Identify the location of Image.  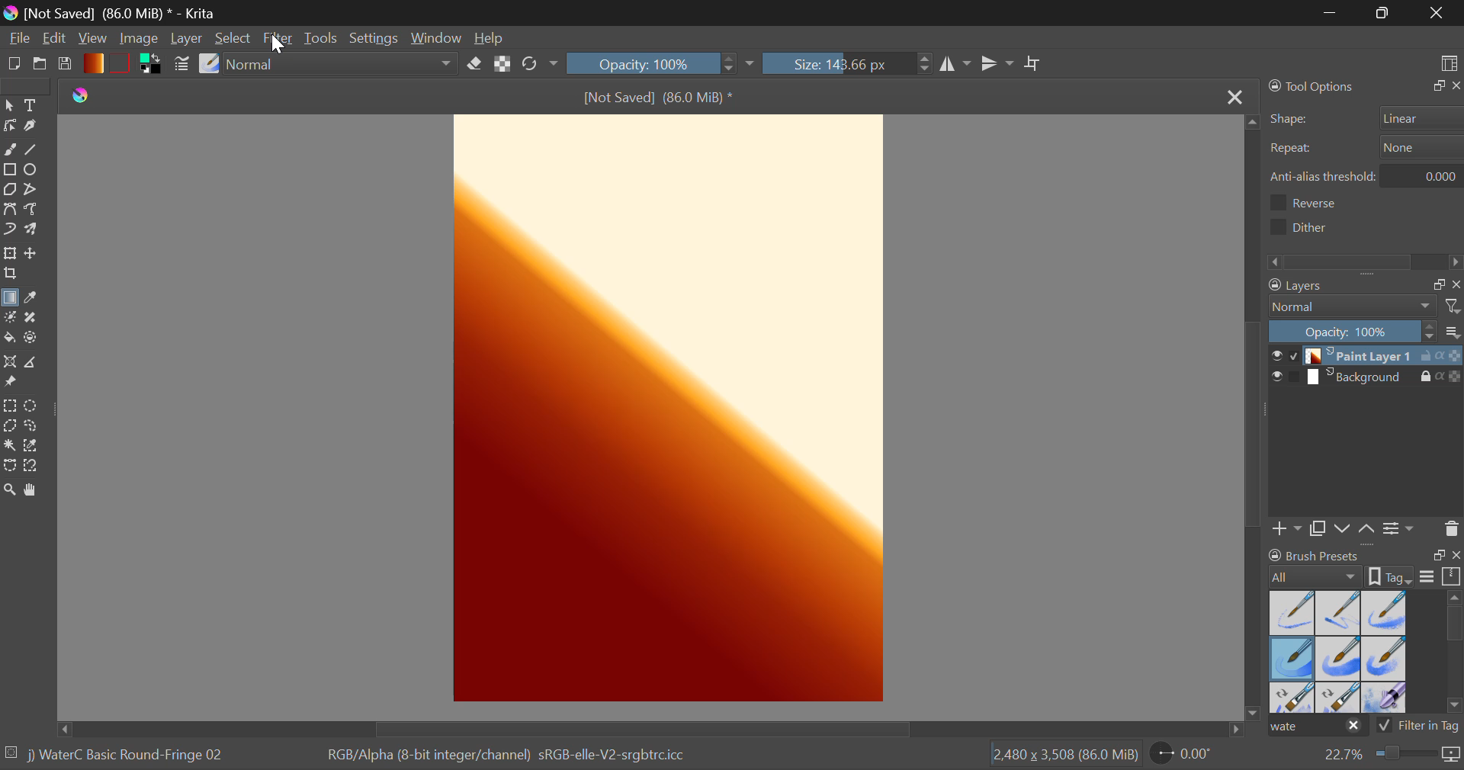
(142, 40).